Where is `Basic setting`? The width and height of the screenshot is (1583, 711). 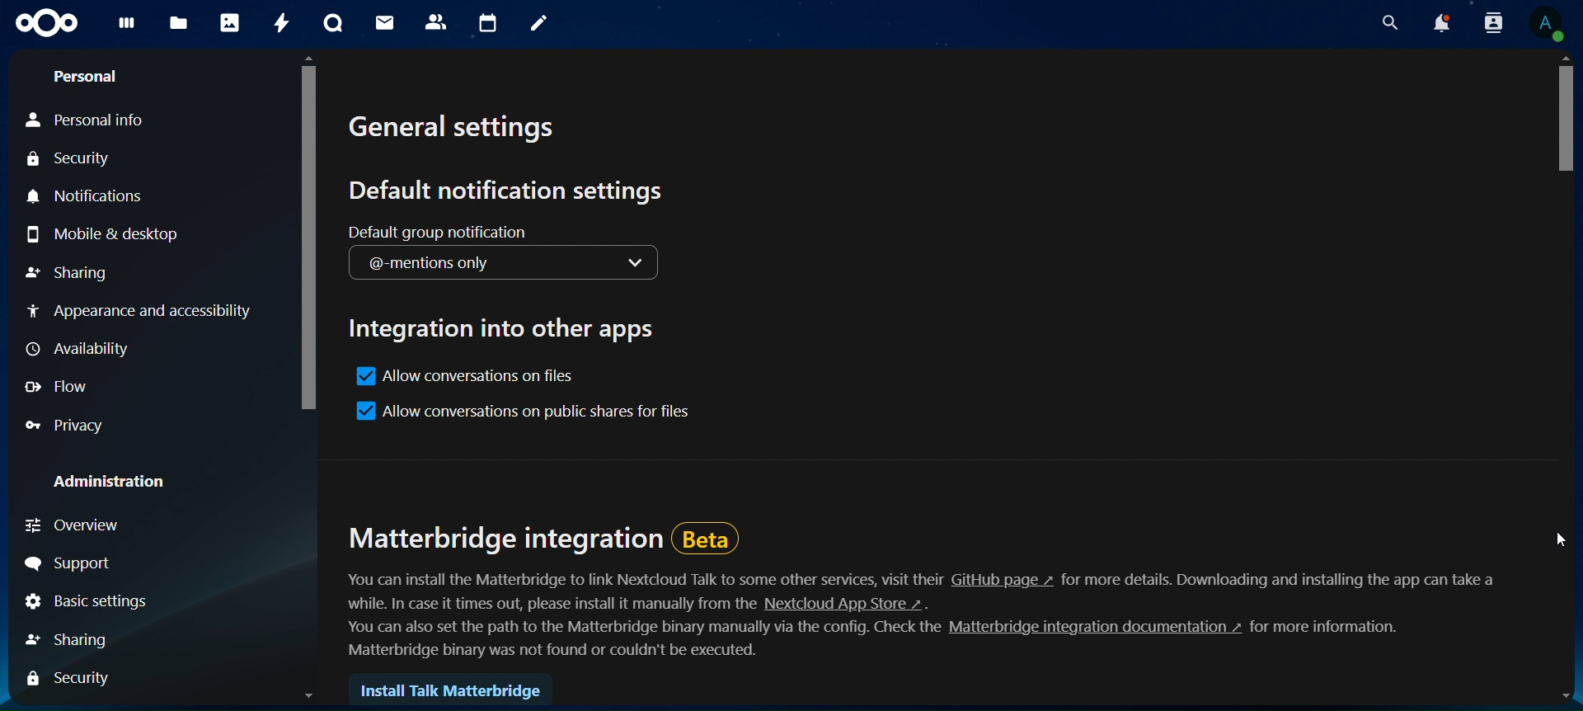
Basic setting is located at coordinates (92, 601).